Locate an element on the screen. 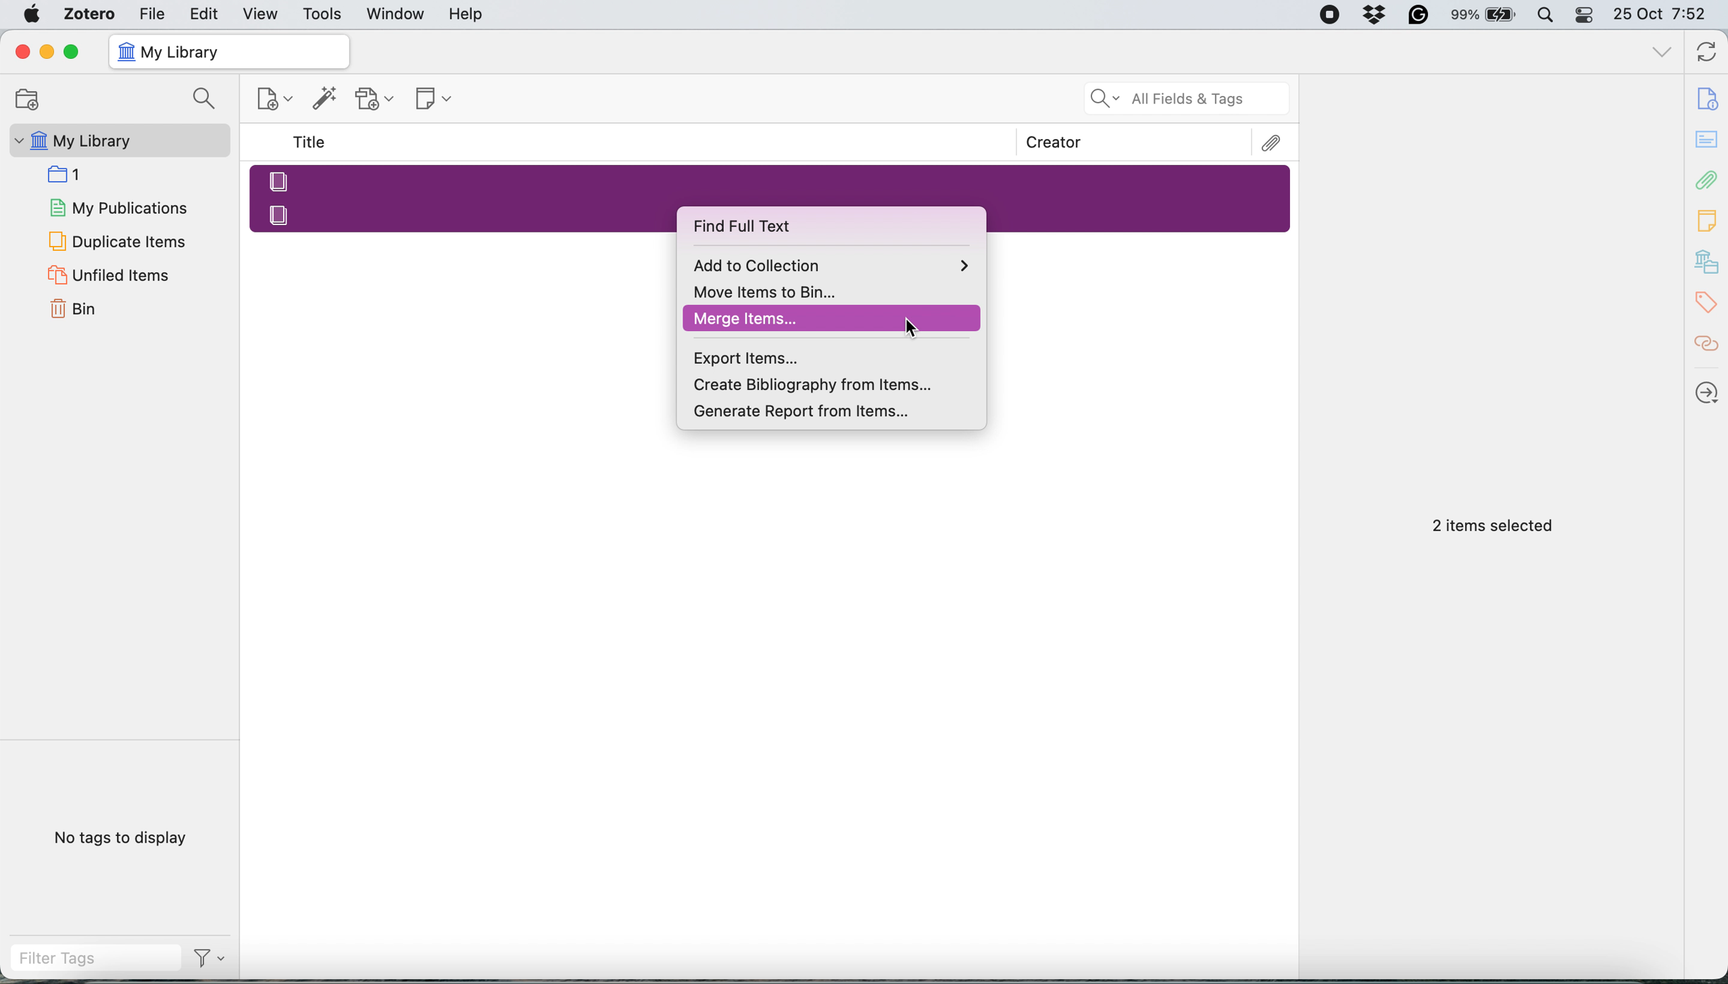 Image resolution: width=1728 pixels, height=984 pixels. Open Folder is located at coordinates (25, 99).